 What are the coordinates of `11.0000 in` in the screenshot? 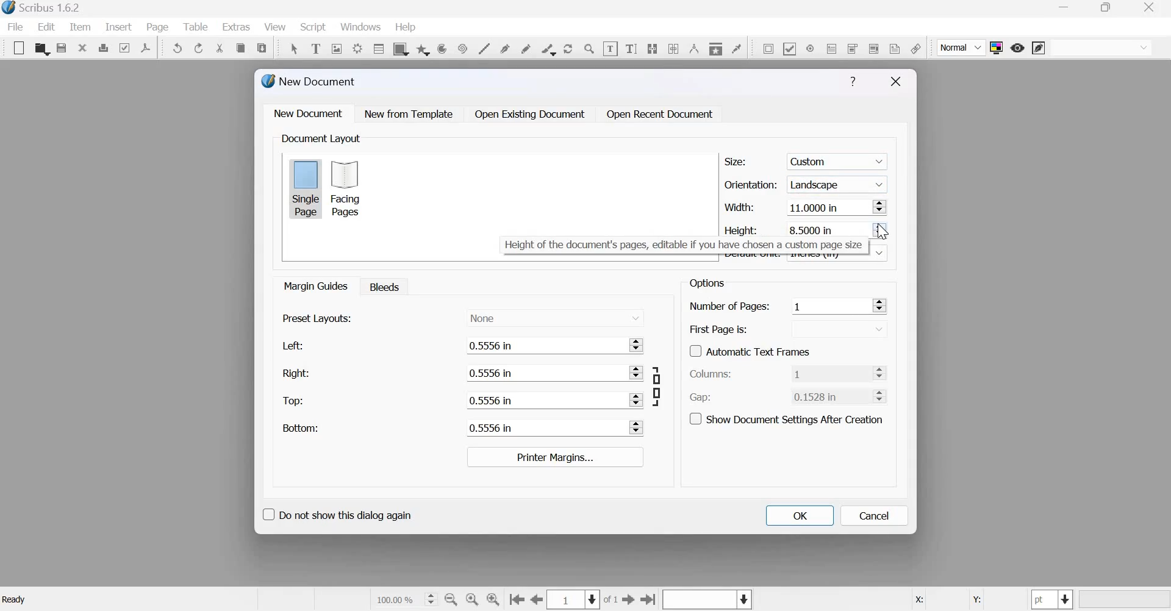 It's located at (828, 208).